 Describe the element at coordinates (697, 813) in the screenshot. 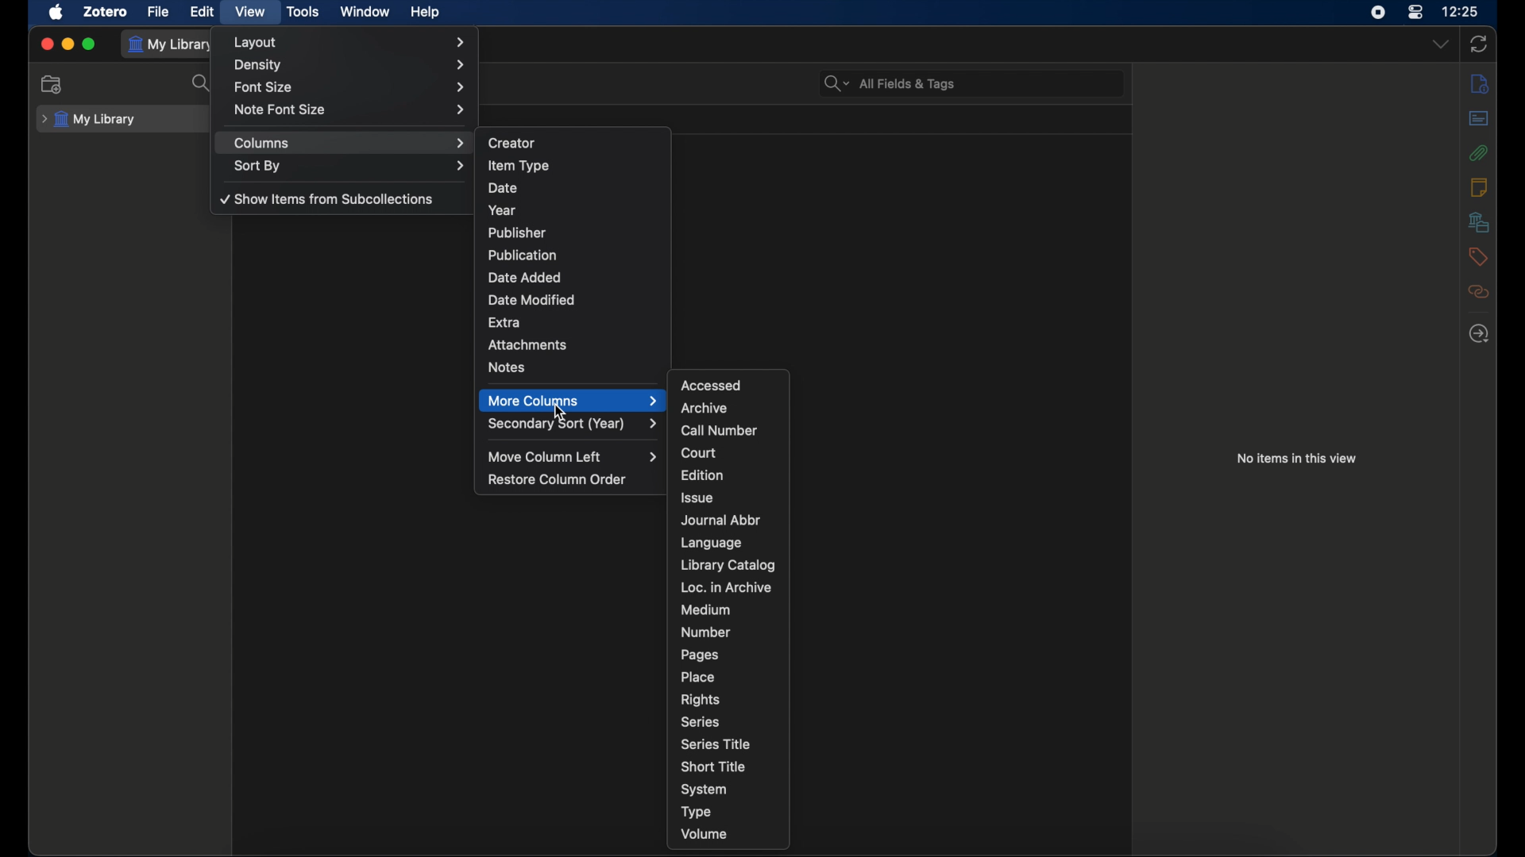

I see `type` at that location.